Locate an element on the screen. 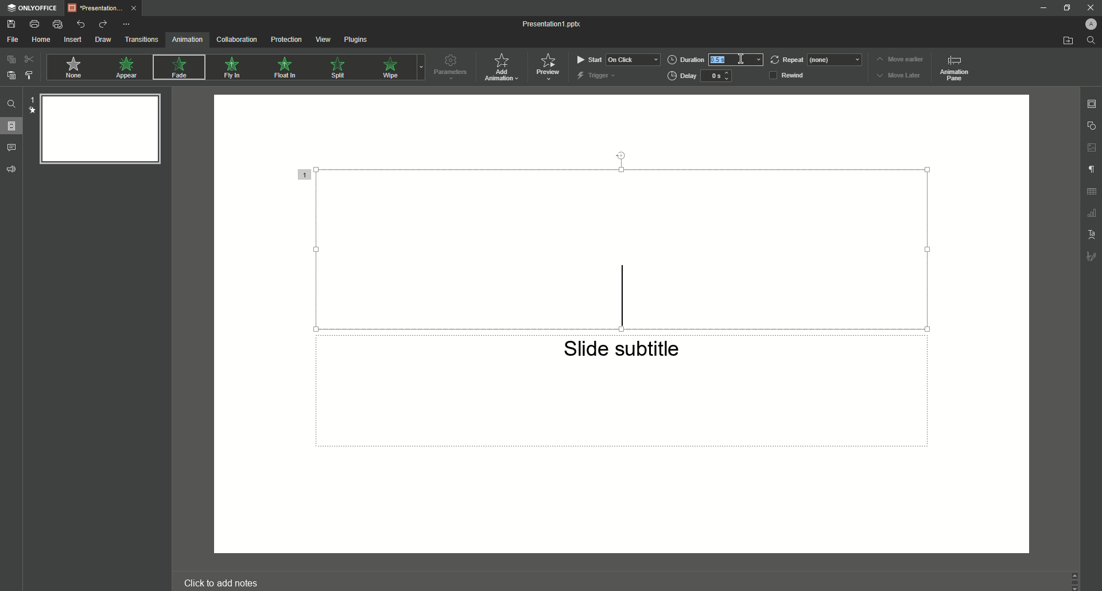 The image size is (1102, 591). Fade is located at coordinates (177, 68).